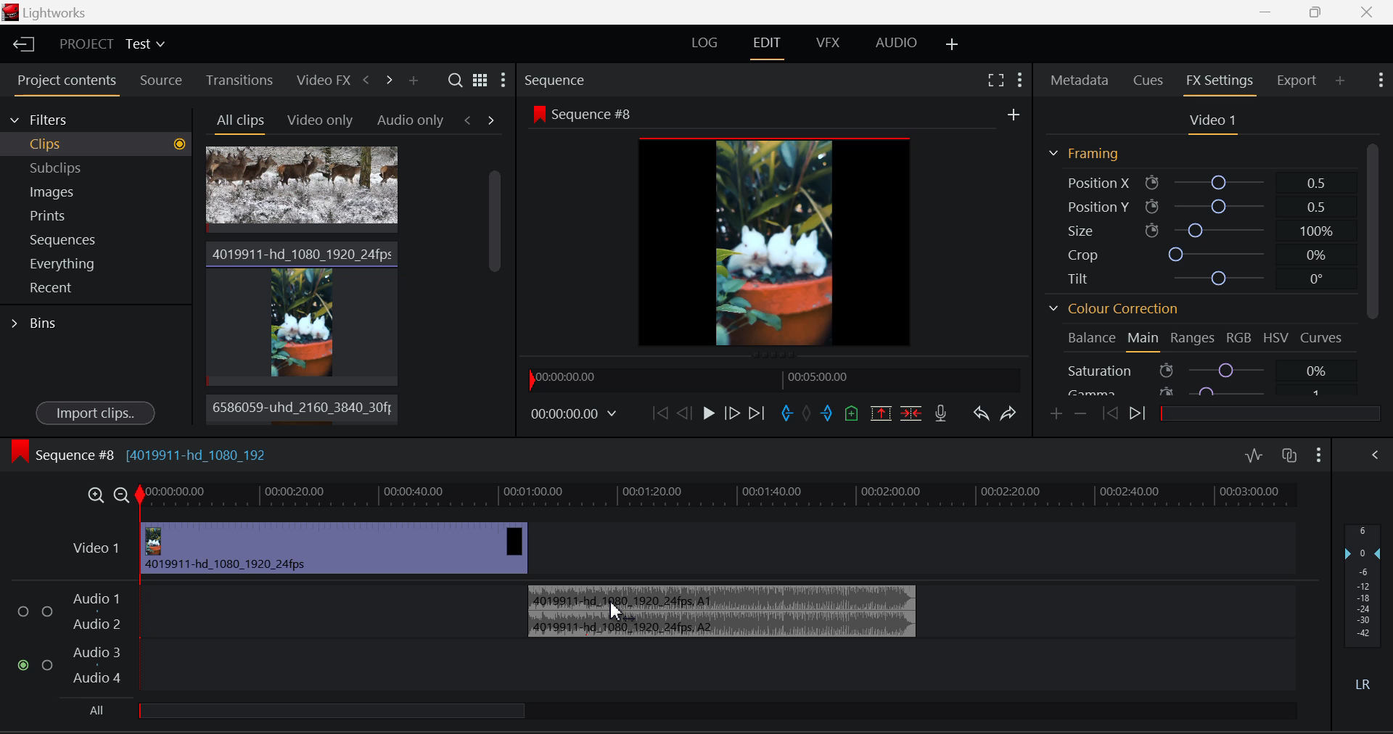 The image size is (1393, 734). I want to click on Export, so click(1296, 81).